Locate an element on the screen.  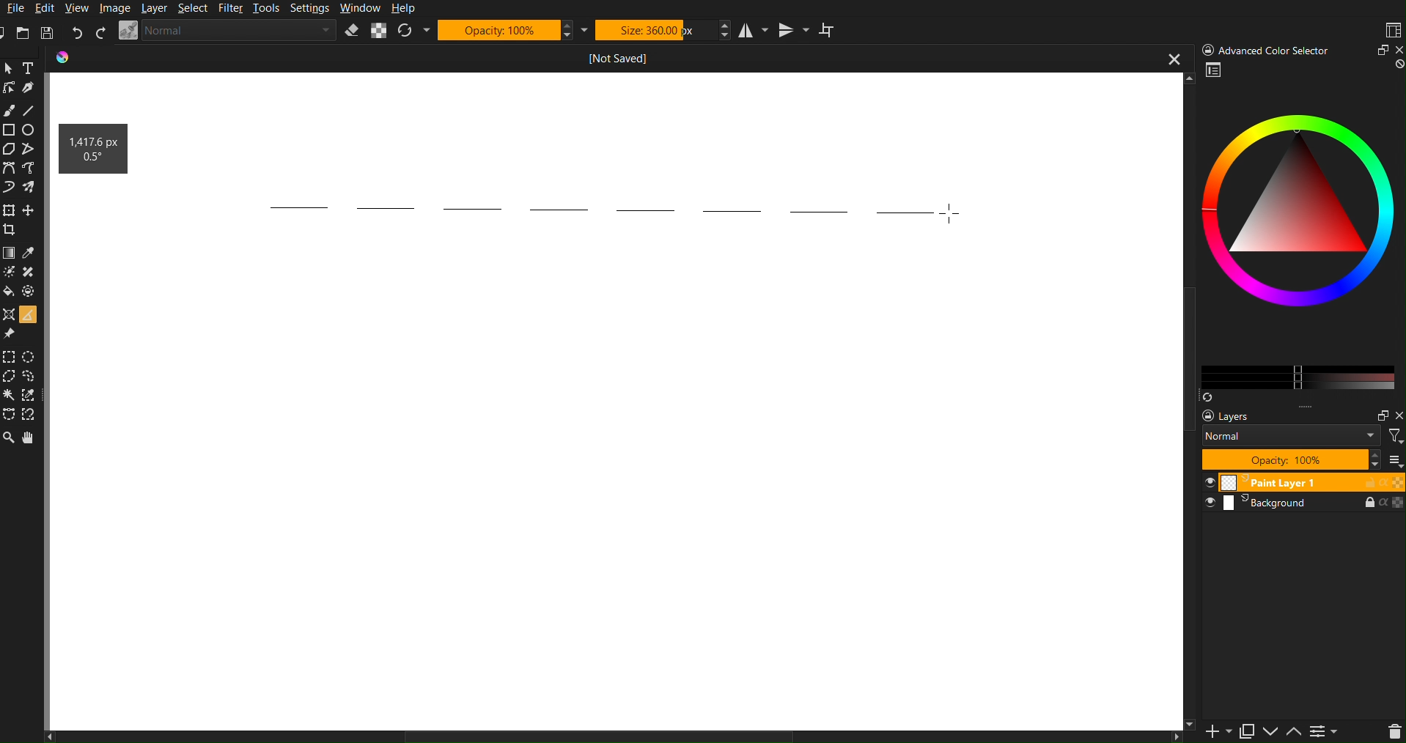
Text is located at coordinates (30, 67).